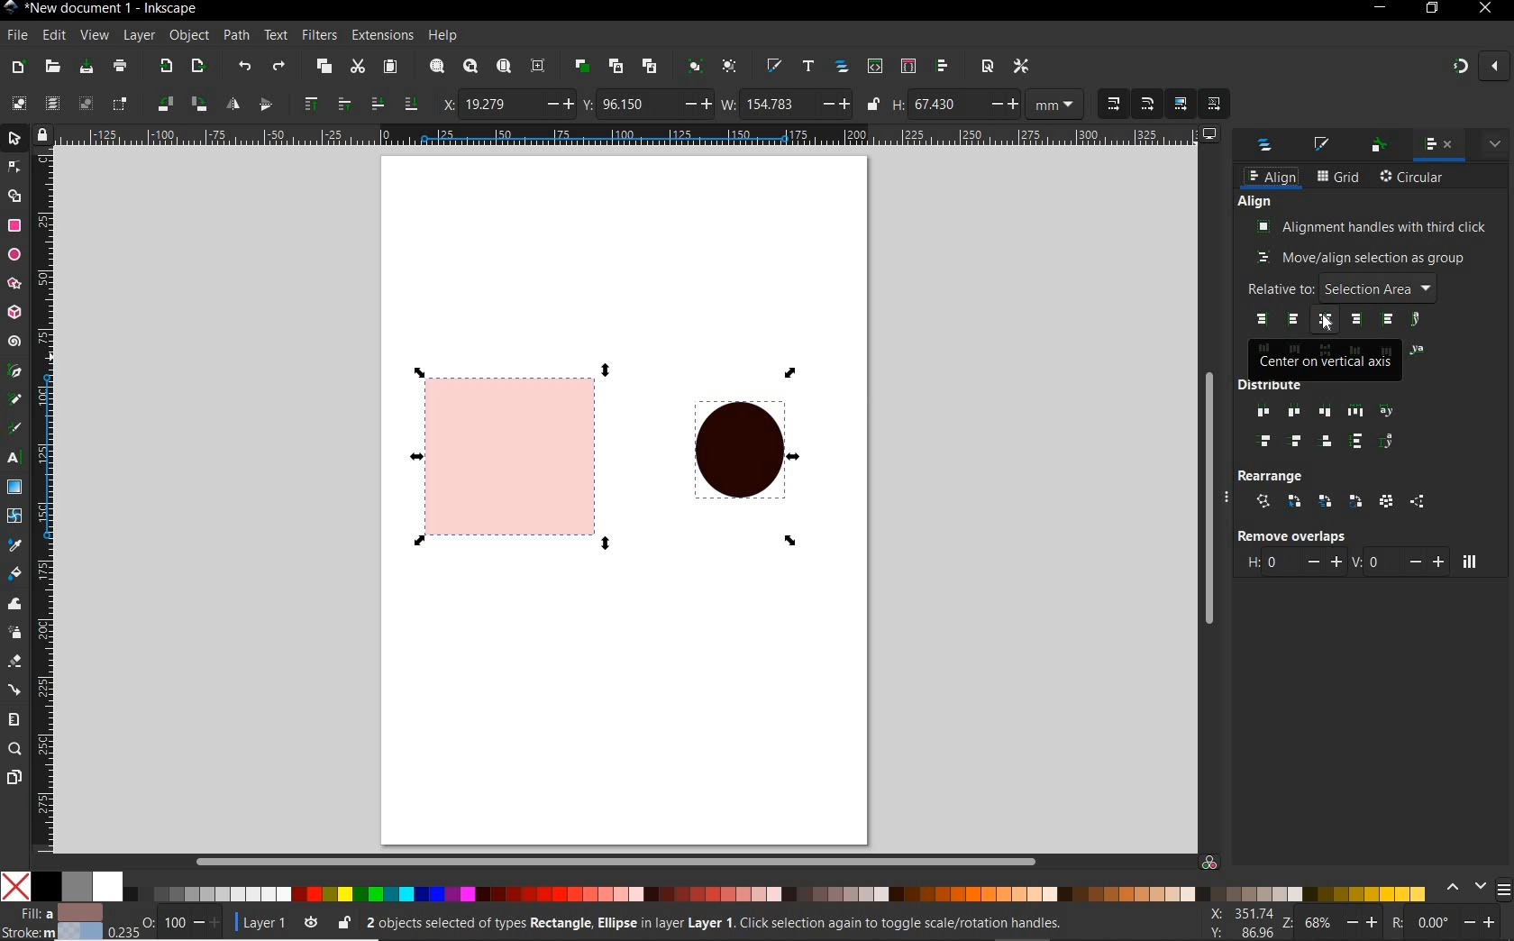 This screenshot has width=1514, height=941. What do you see at coordinates (1021, 67) in the screenshot?
I see `open preferances` at bounding box center [1021, 67].